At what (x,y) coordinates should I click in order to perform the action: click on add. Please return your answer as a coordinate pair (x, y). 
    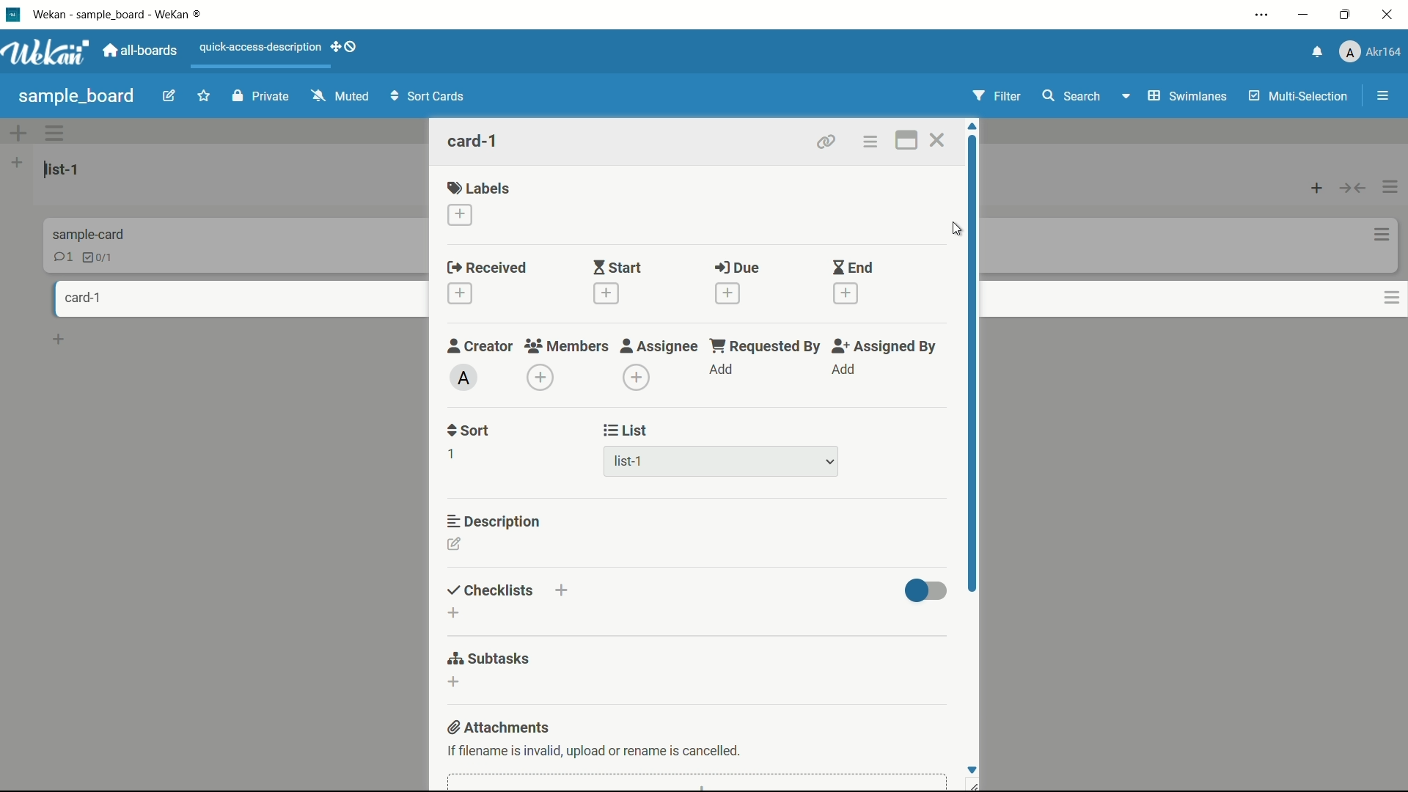
    Looking at the image, I should click on (840, 380).